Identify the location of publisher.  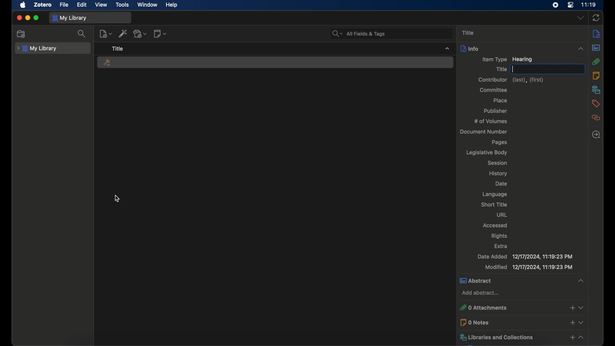
(496, 111).